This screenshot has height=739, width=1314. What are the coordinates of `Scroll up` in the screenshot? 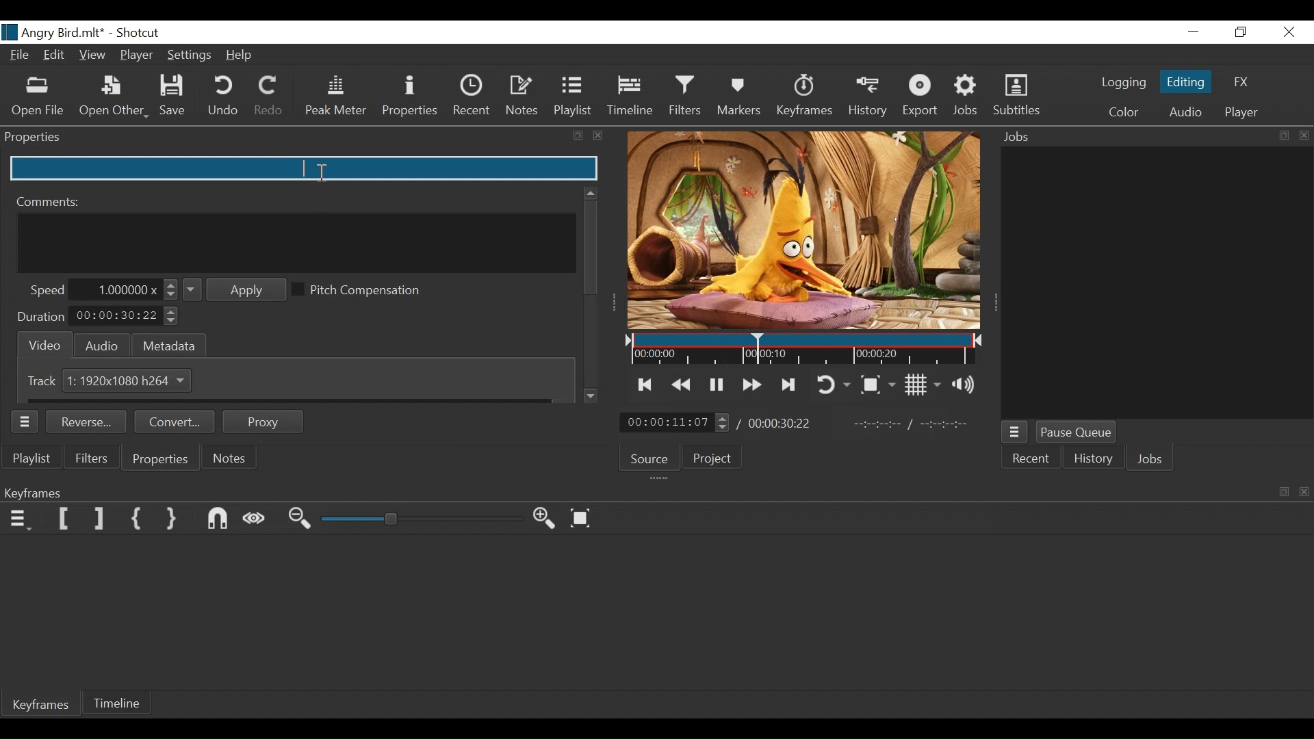 It's located at (589, 190).